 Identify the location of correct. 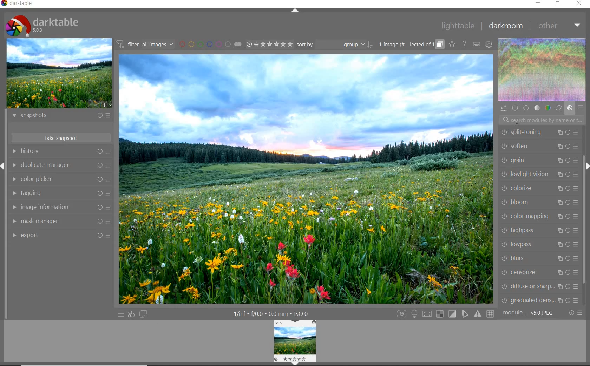
(558, 108).